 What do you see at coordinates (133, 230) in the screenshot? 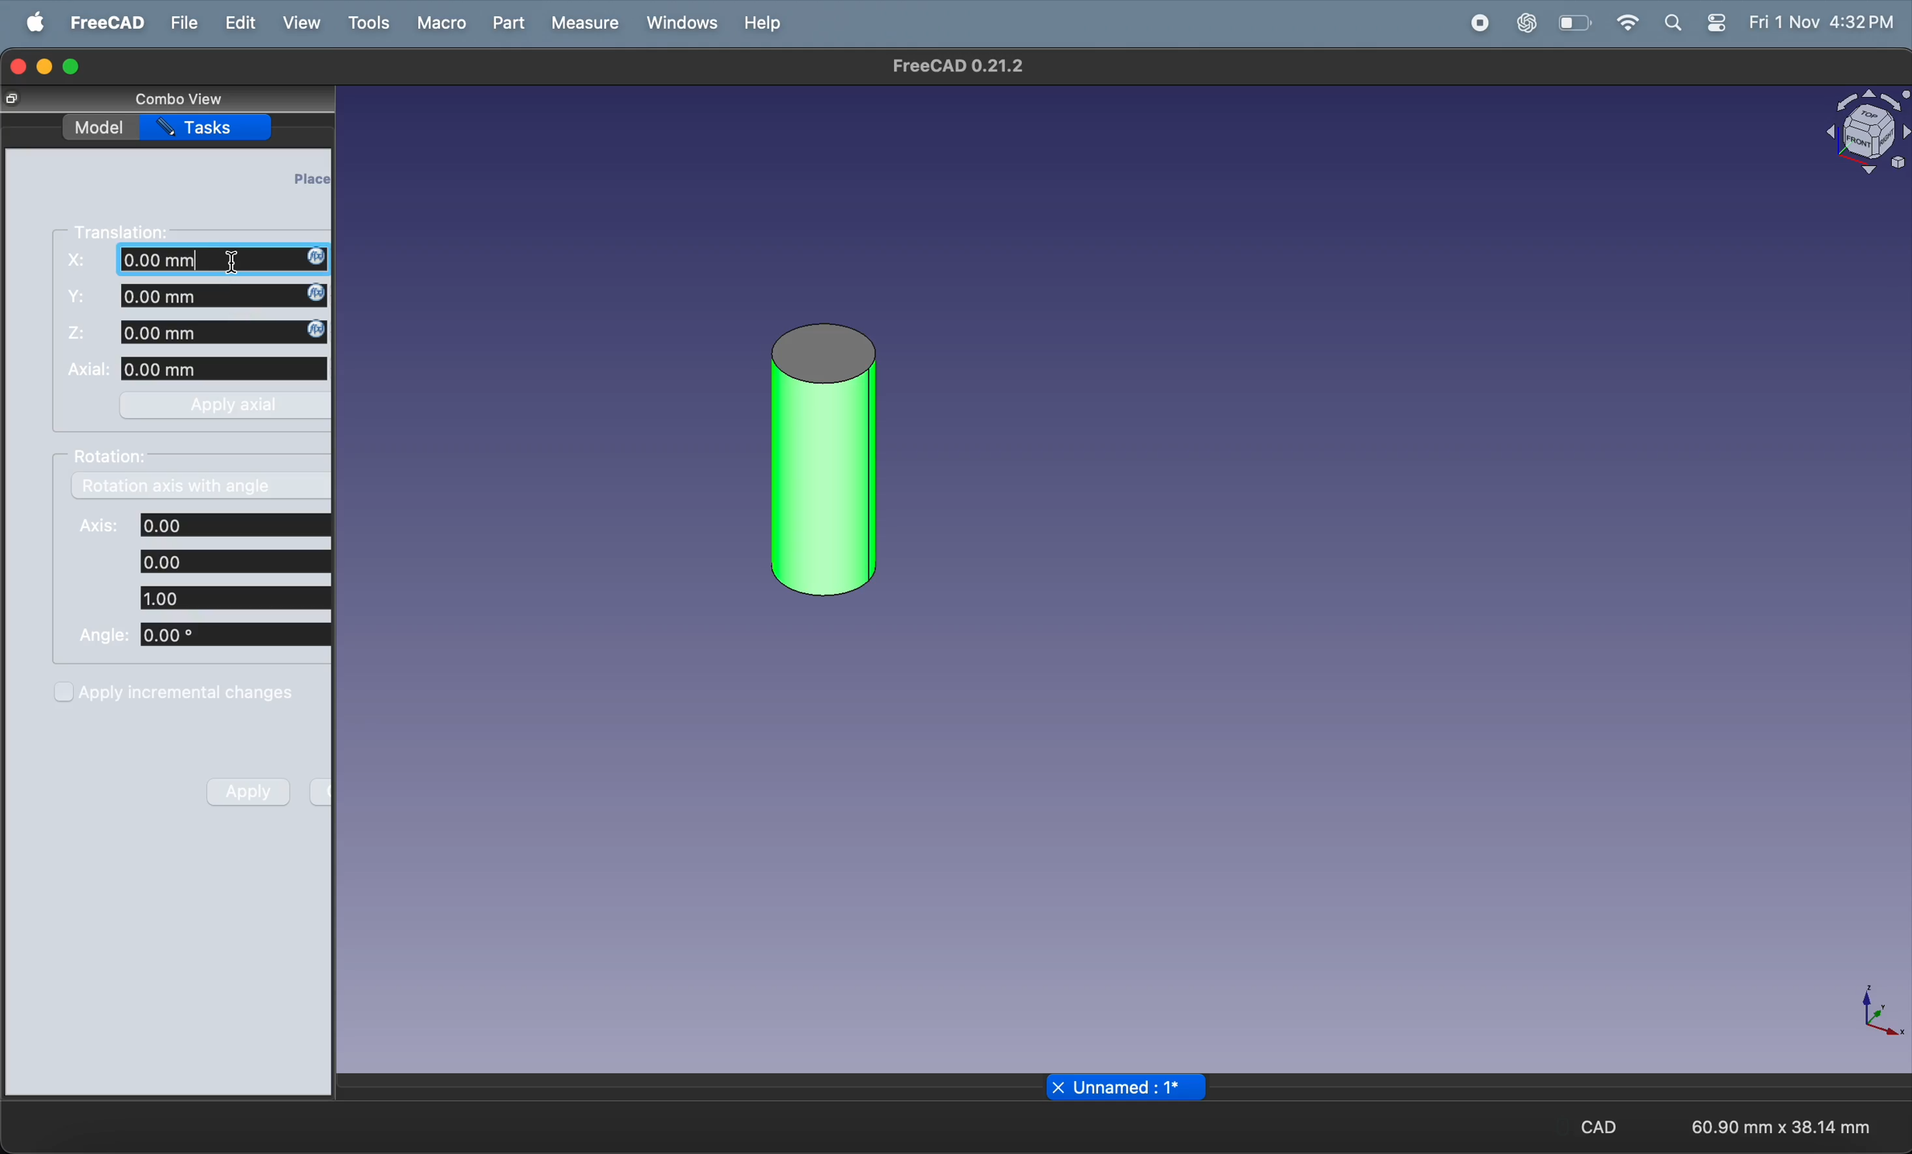
I see `translation` at bounding box center [133, 230].